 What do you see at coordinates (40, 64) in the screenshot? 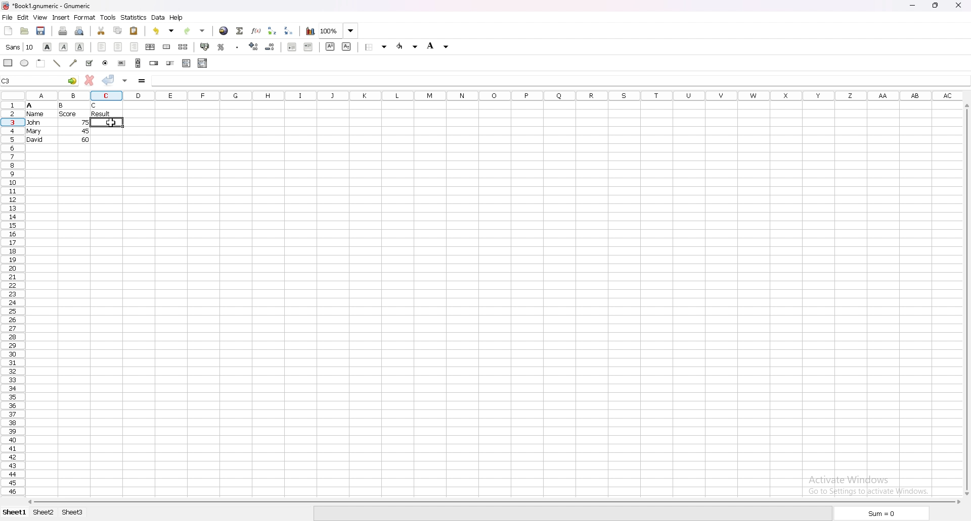
I see `frame` at bounding box center [40, 64].